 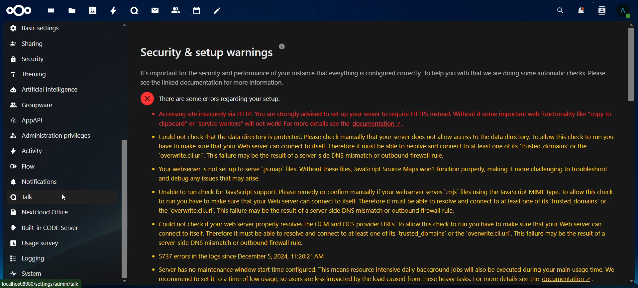 What do you see at coordinates (578, 10) in the screenshot?
I see `notifications` at bounding box center [578, 10].